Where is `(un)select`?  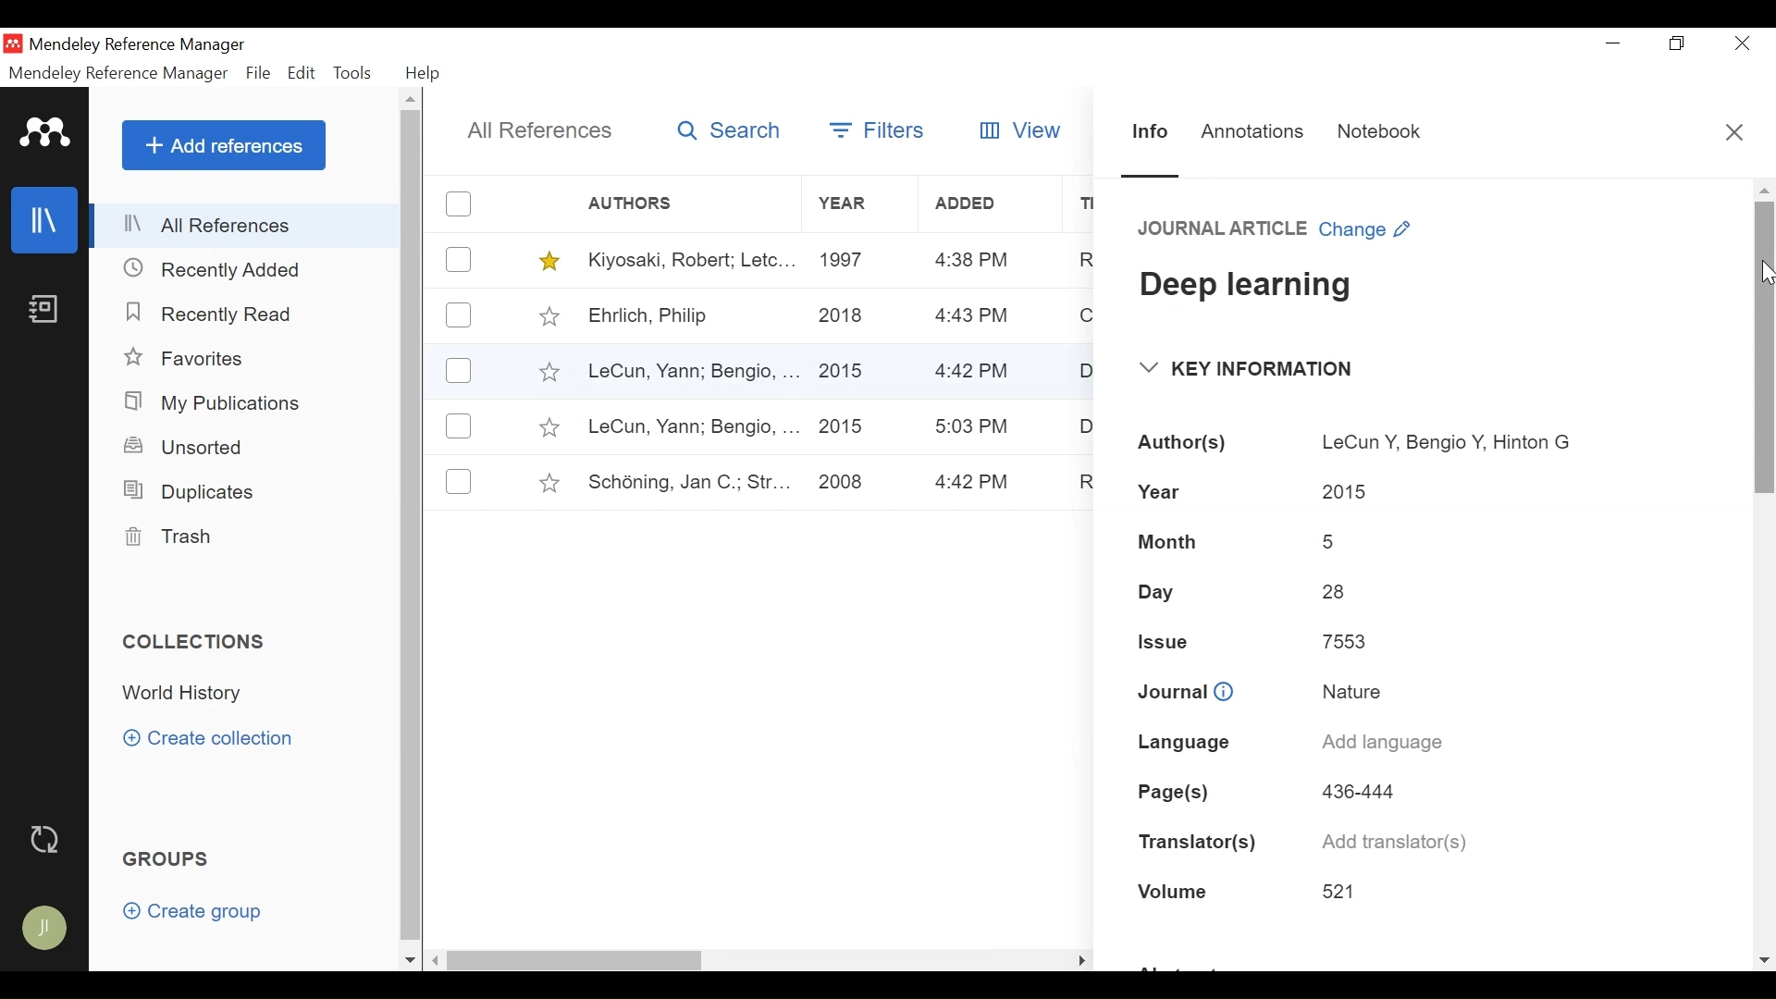 (un)select is located at coordinates (459, 260).